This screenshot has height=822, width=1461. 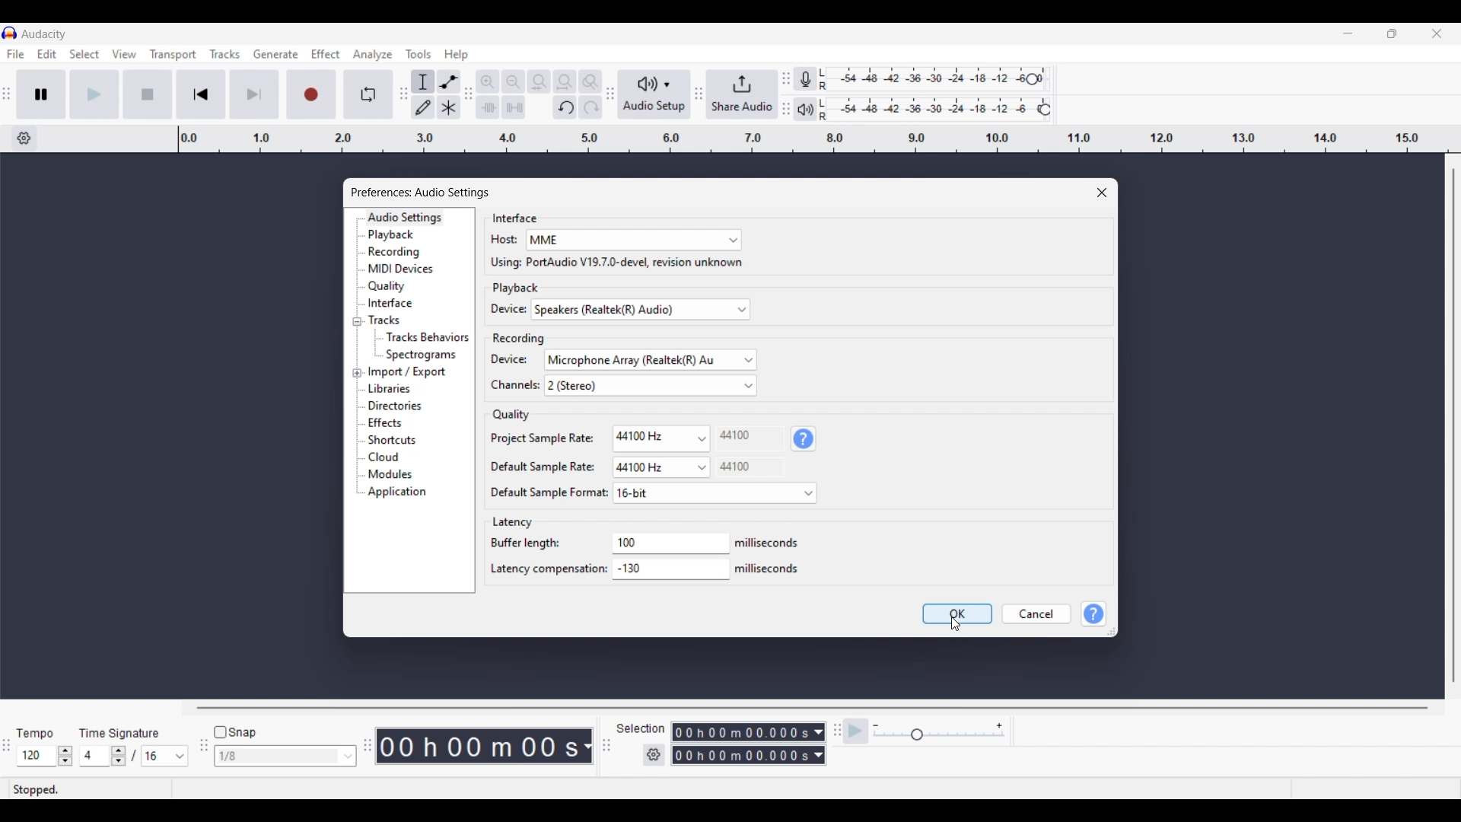 What do you see at coordinates (654, 755) in the screenshot?
I see `Selection settings` at bounding box center [654, 755].